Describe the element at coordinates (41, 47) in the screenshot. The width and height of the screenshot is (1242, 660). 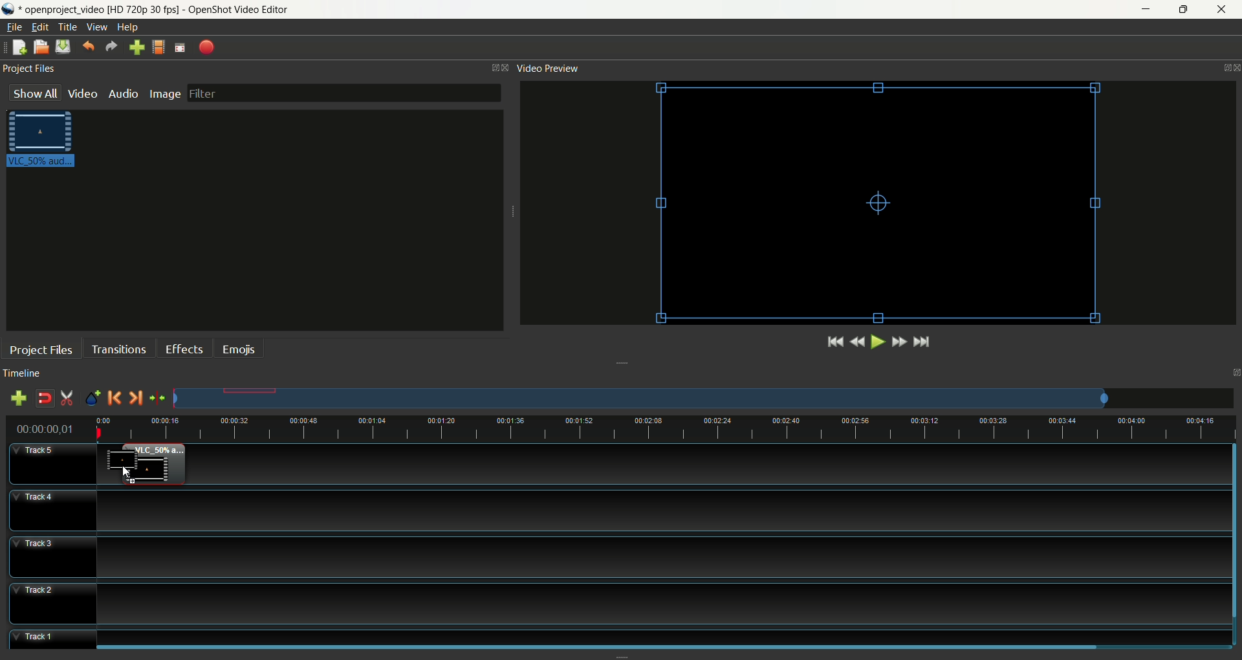
I see `open project` at that location.